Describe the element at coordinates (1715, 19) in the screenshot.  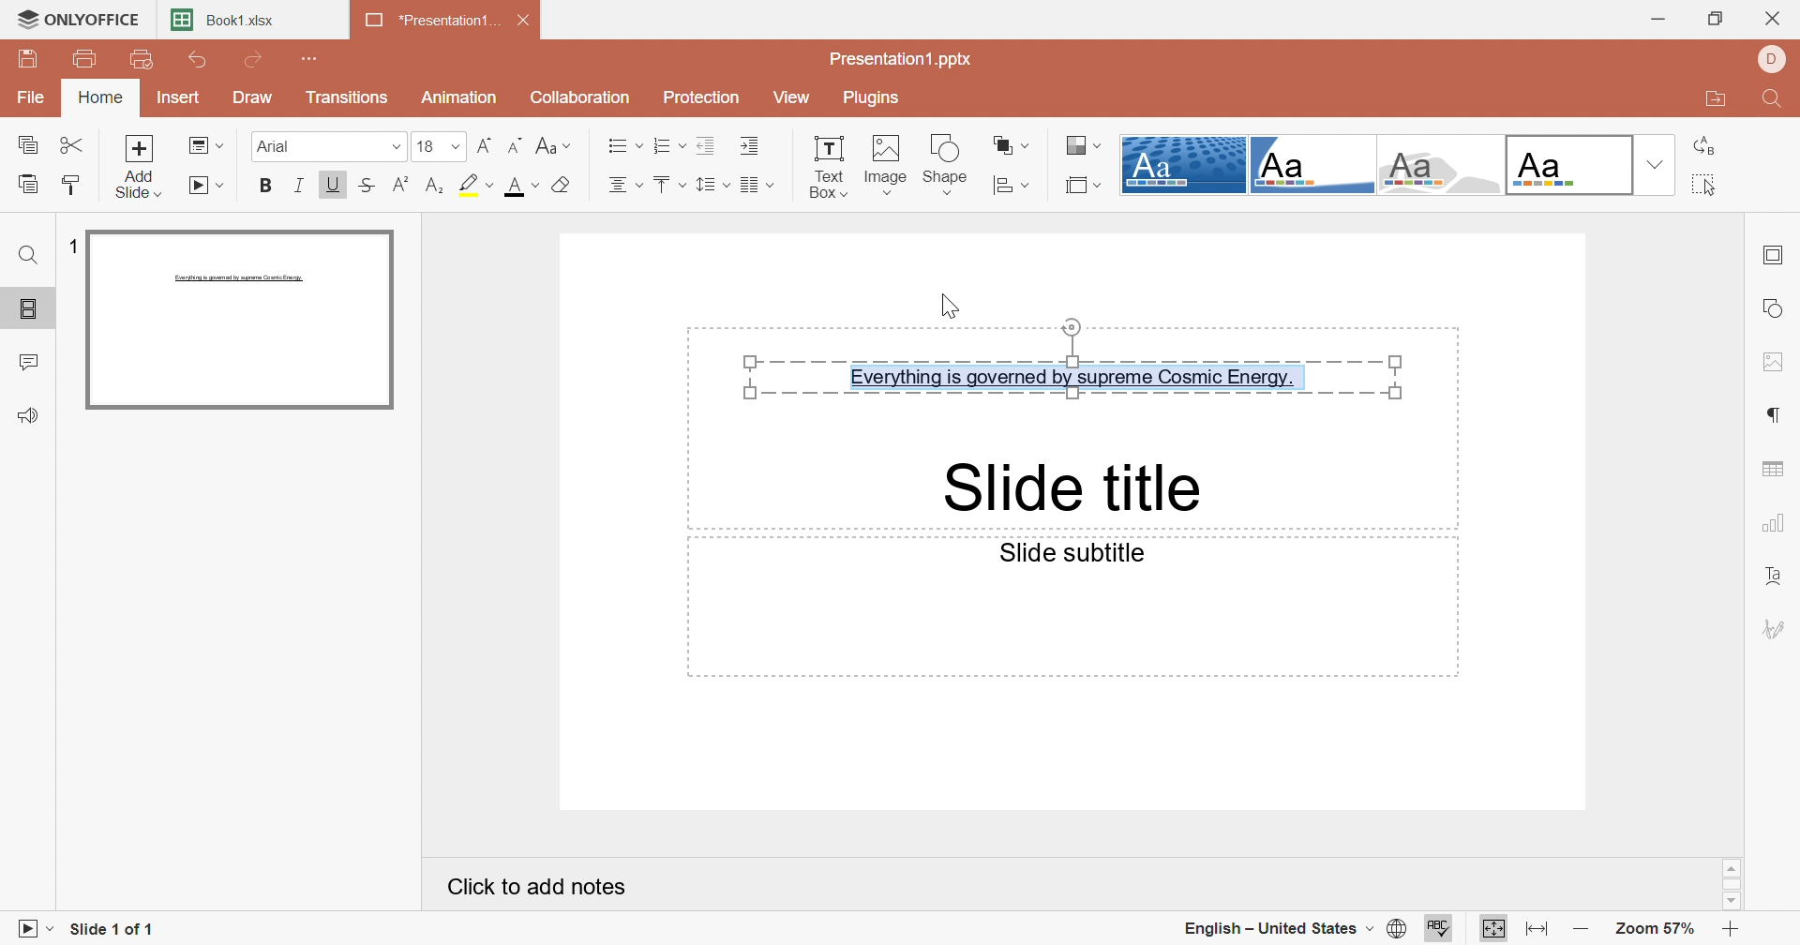
I see `Restore Down` at that location.